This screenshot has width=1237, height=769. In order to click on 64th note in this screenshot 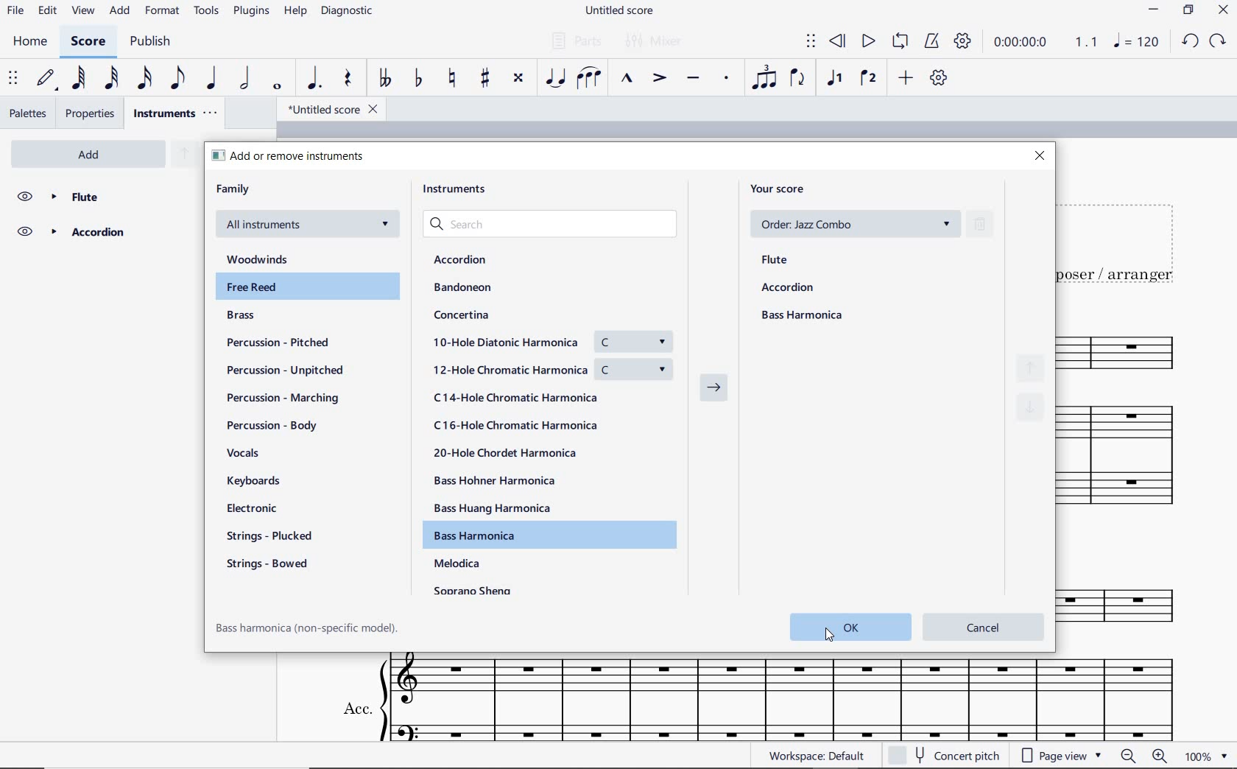, I will do `click(79, 78)`.